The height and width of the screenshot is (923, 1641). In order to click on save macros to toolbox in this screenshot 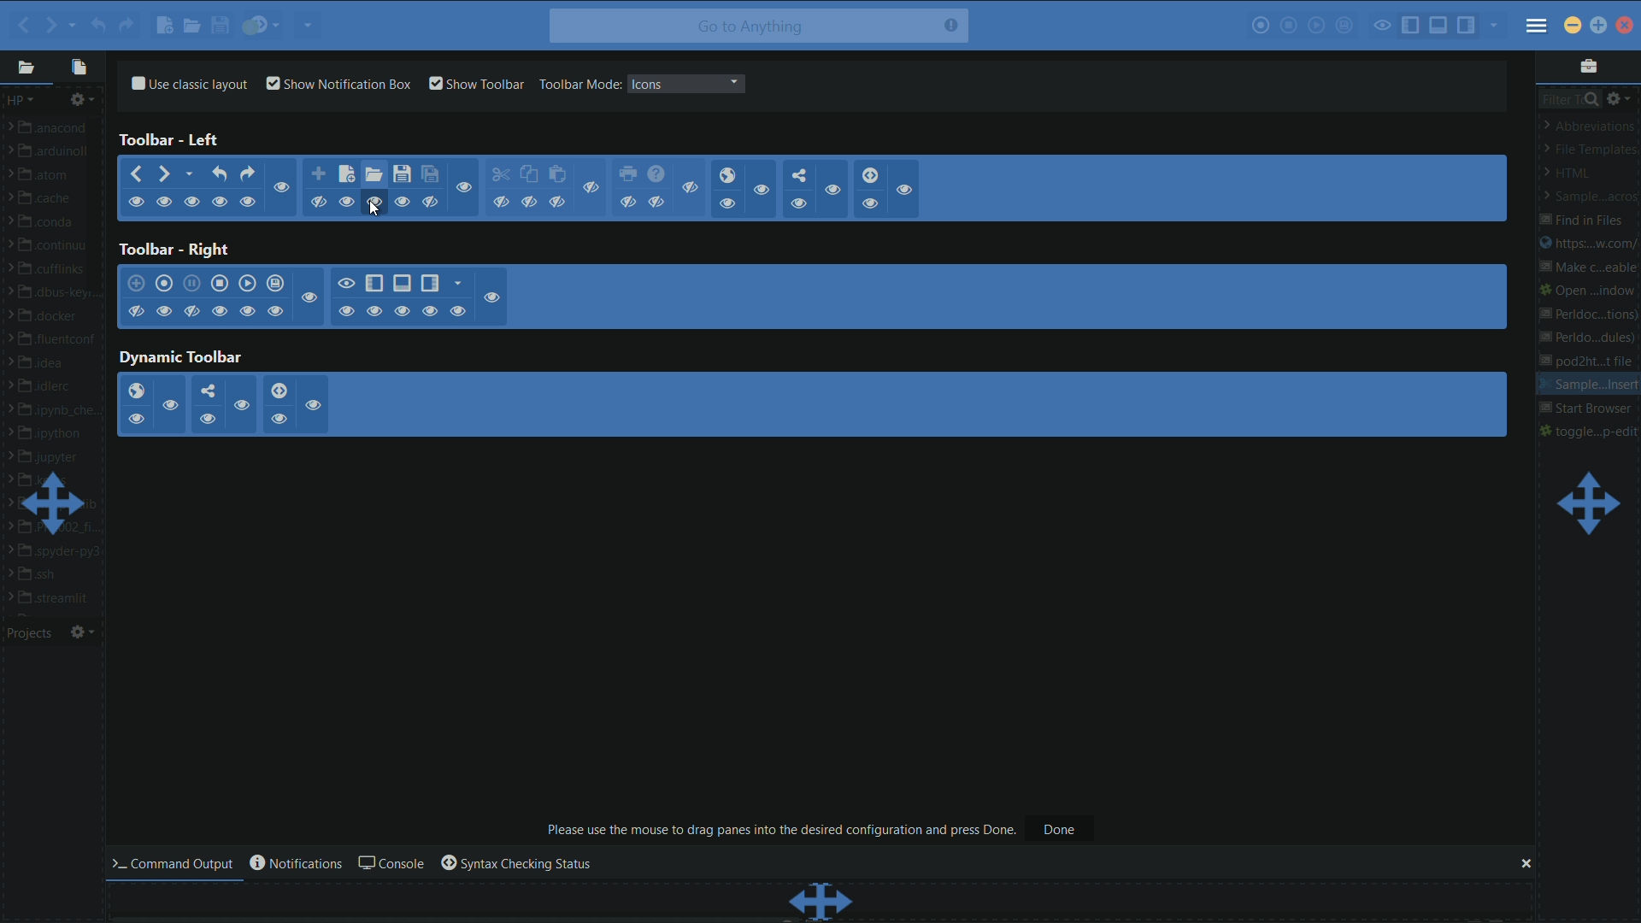, I will do `click(1345, 25)`.